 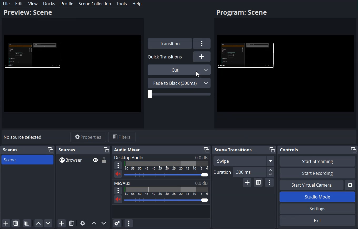 I want to click on Cut, so click(x=180, y=70).